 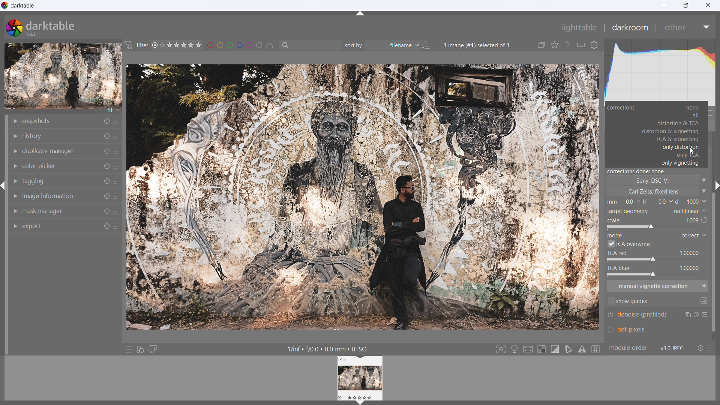 What do you see at coordinates (35, 181) in the screenshot?
I see `tagging` at bounding box center [35, 181].